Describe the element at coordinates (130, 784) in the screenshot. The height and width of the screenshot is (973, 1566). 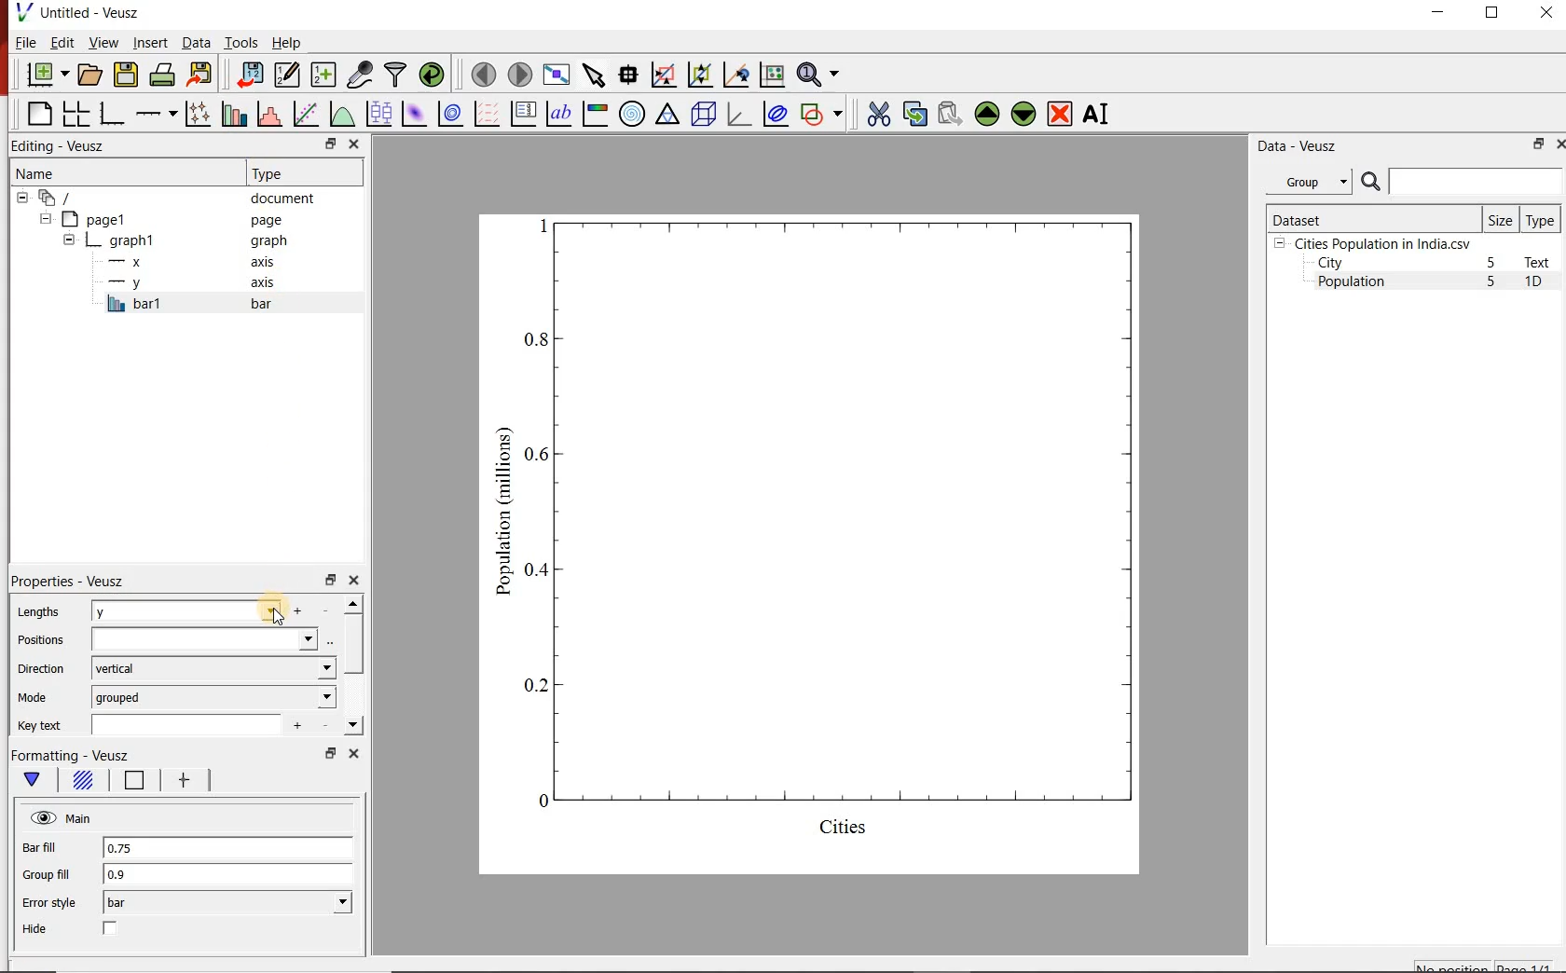
I see `Line` at that location.